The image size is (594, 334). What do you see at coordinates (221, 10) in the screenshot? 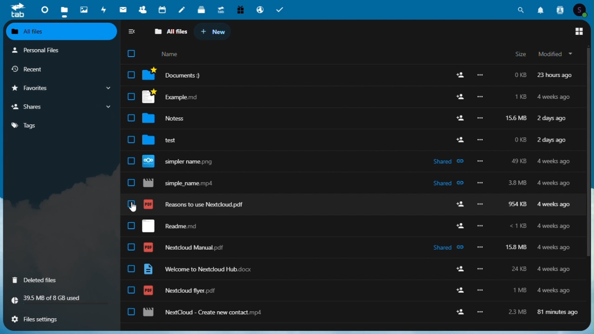
I see `Upgrade` at bounding box center [221, 10].